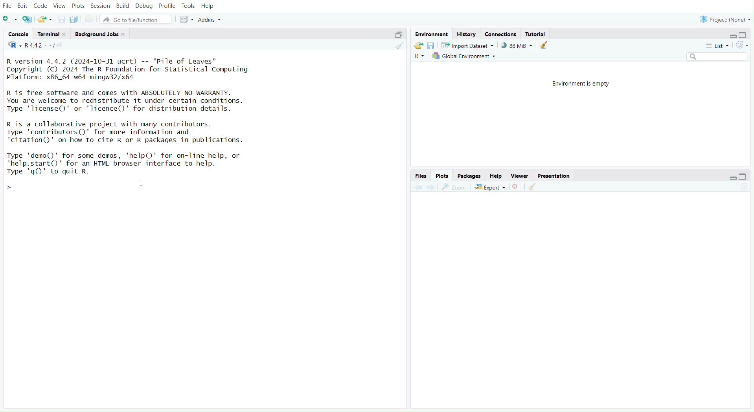 The image size is (754, 412). I want to click on Maximize, so click(397, 35).